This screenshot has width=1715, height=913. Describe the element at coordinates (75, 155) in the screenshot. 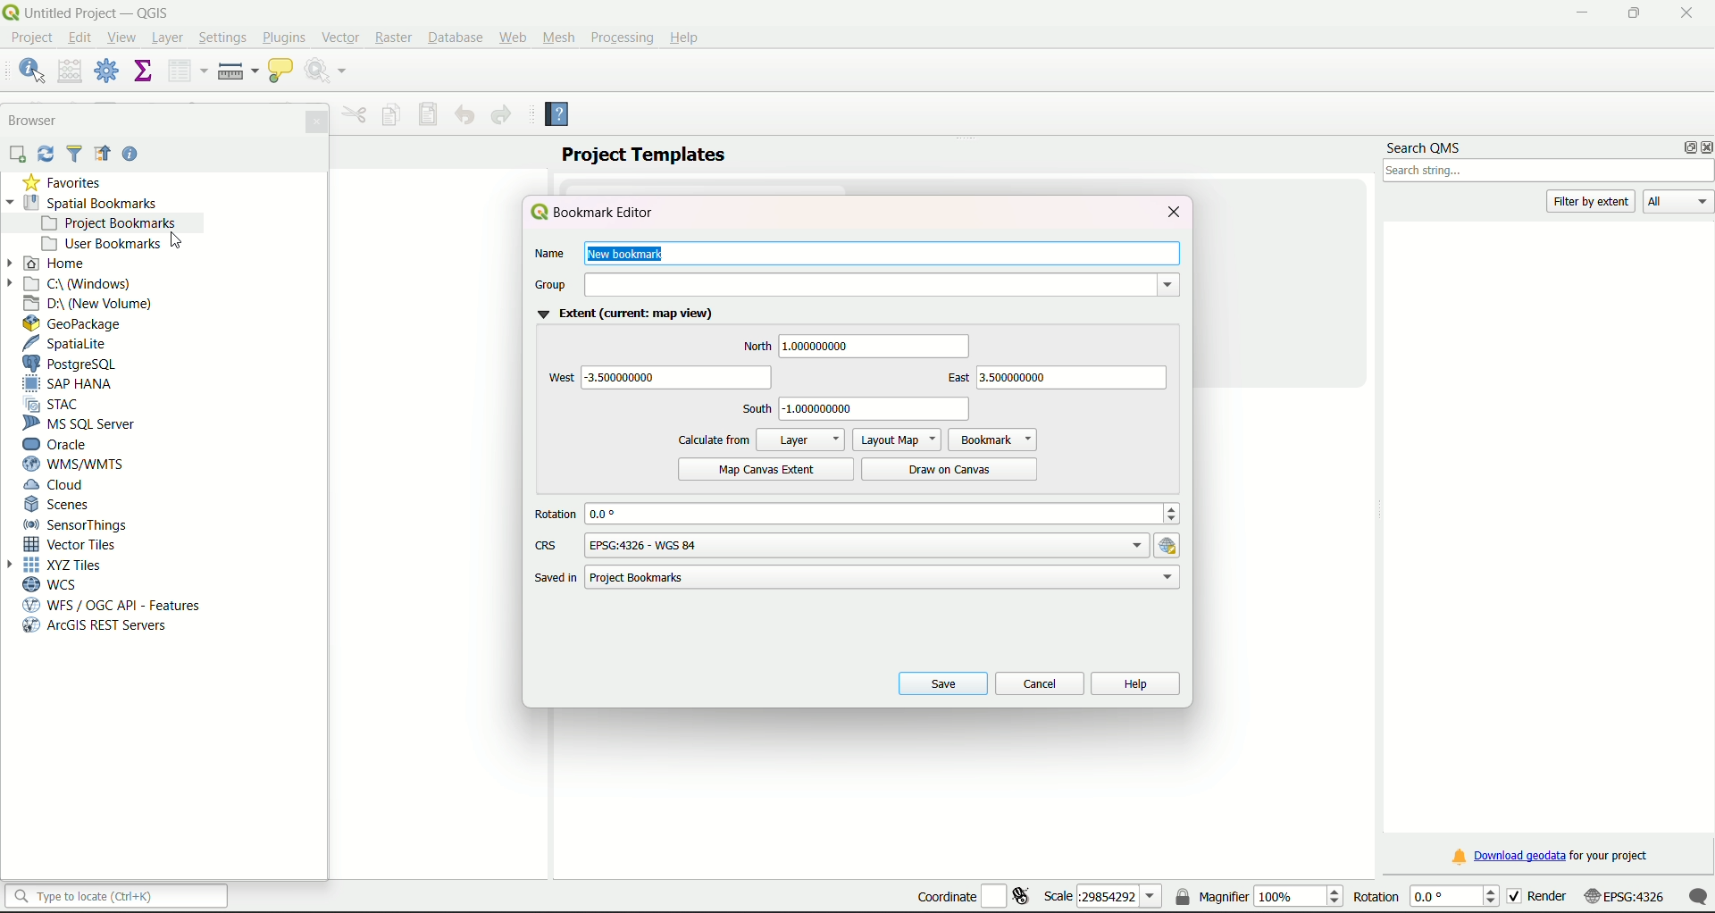

I see `Filter` at that location.